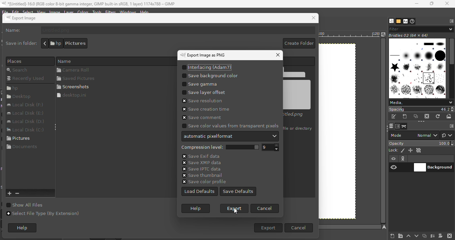 The height and width of the screenshot is (240, 455). Describe the element at coordinates (200, 155) in the screenshot. I see `Save Exif data` at that location.